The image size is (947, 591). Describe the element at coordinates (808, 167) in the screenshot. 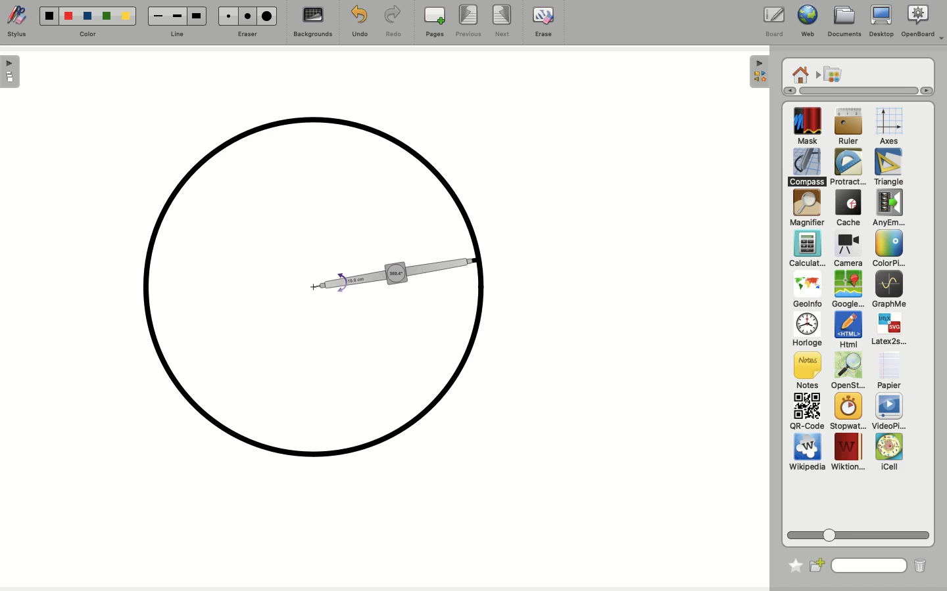

I see `Compass` at that location.